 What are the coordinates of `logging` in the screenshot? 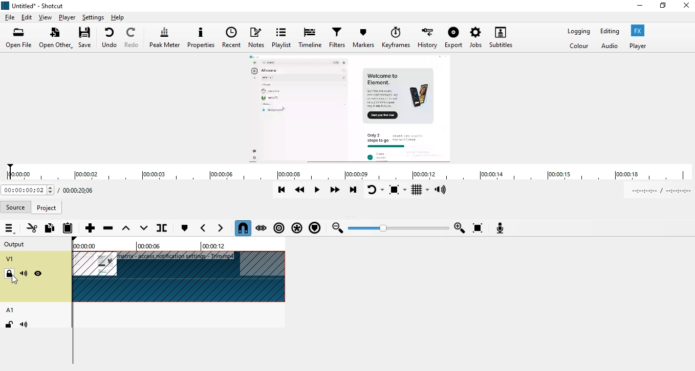 It's located at (579, 31).